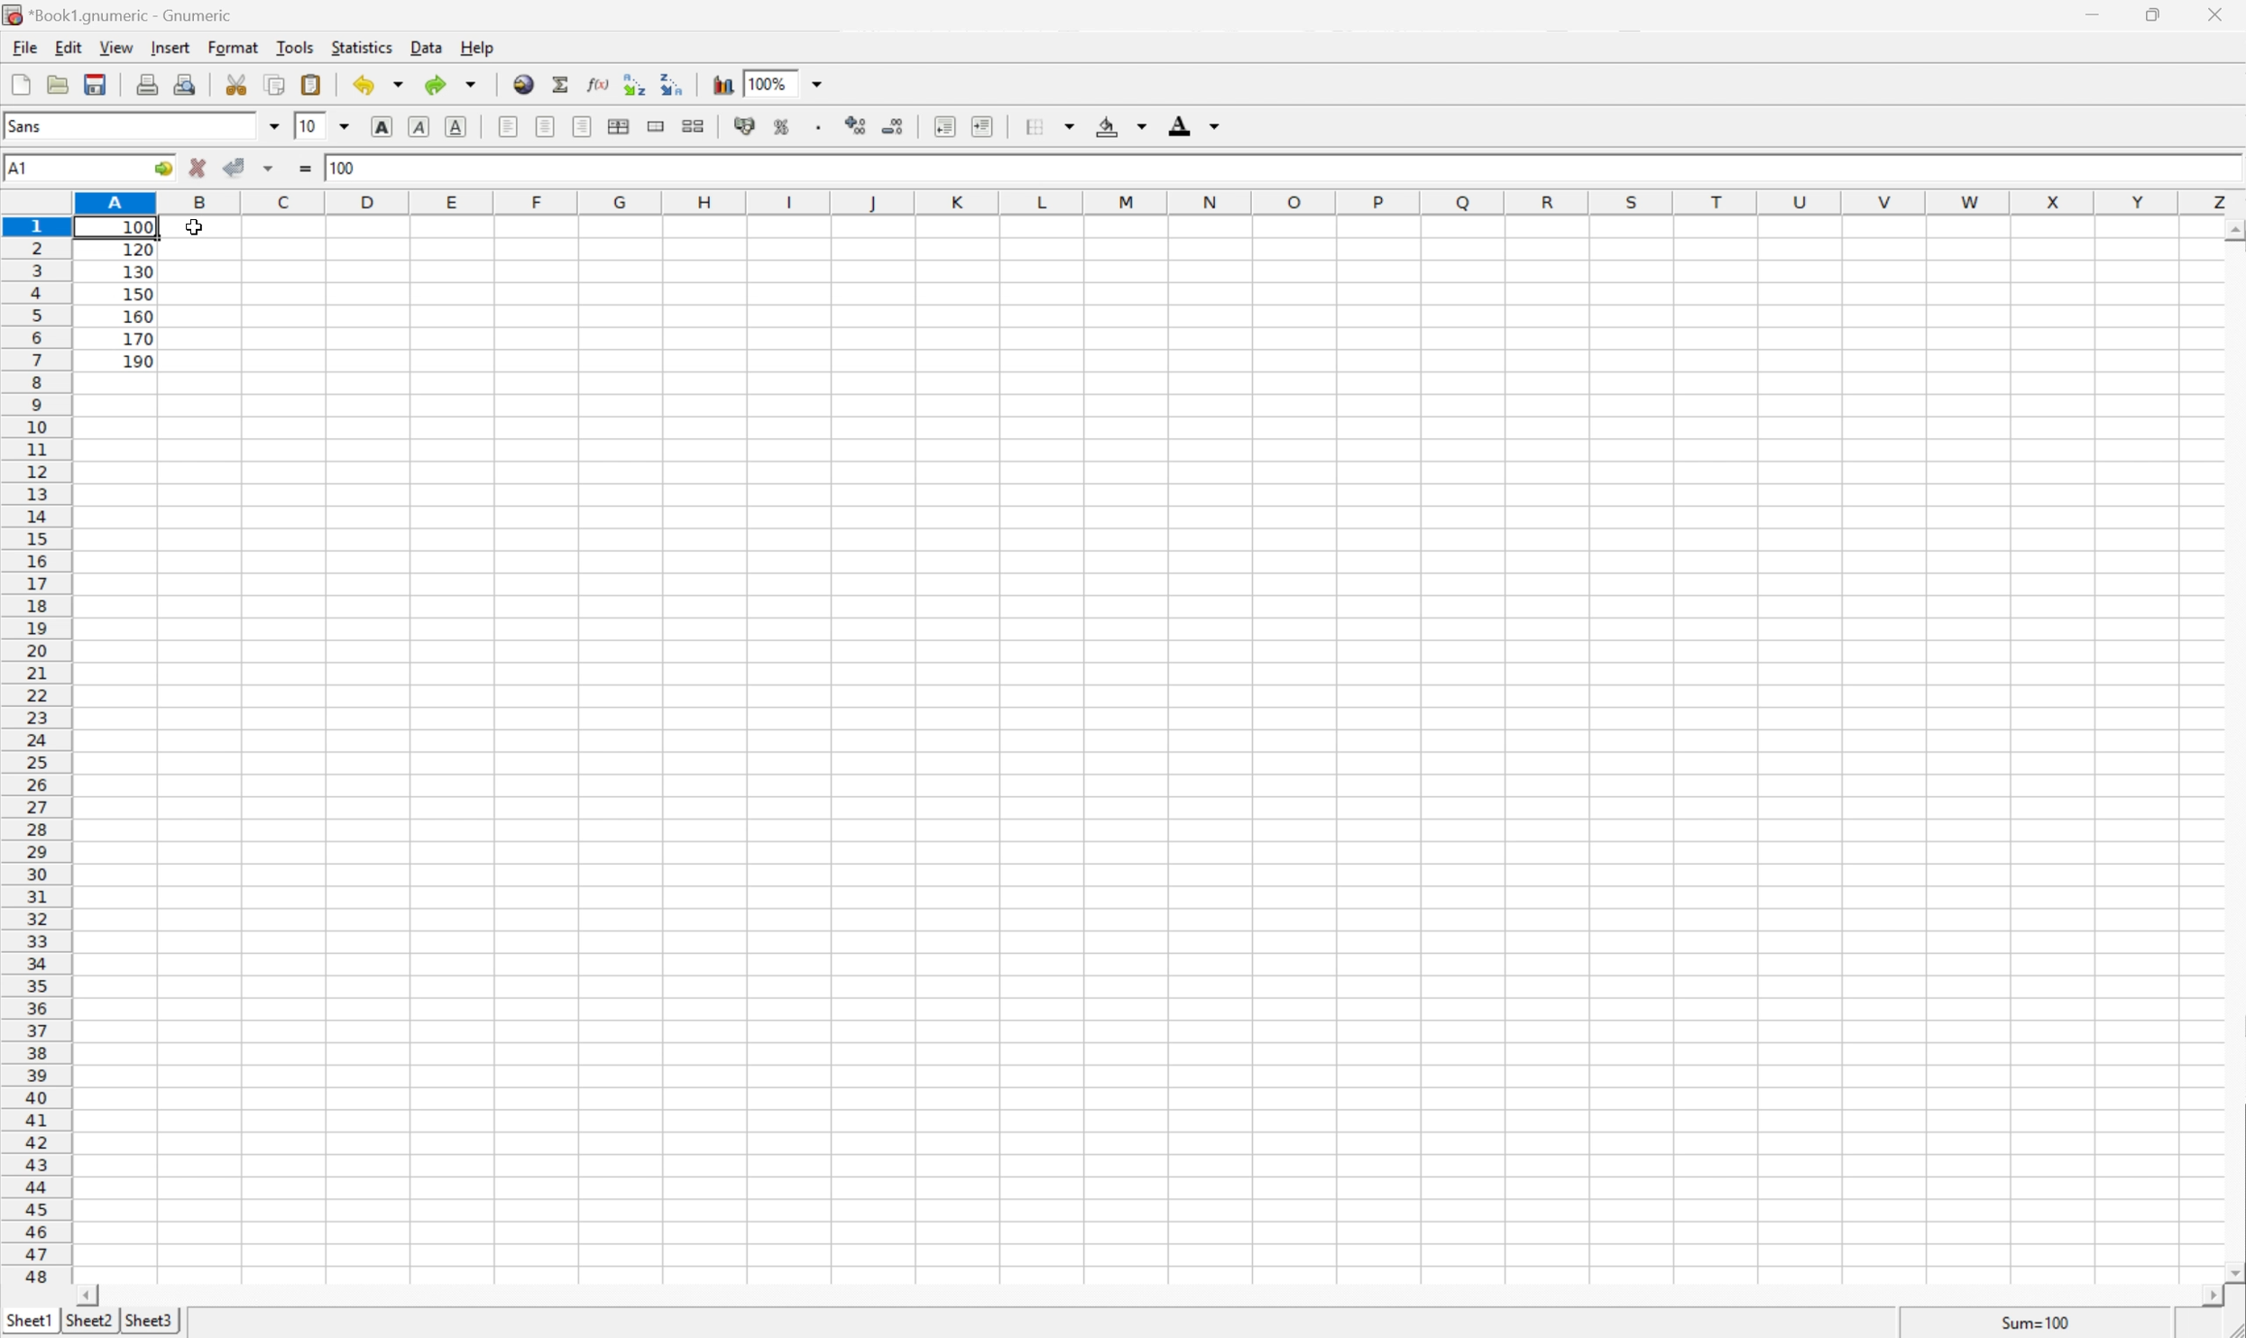  Describe the element at coordinates (116, 47) in the screenshot. I see `View` at that location.